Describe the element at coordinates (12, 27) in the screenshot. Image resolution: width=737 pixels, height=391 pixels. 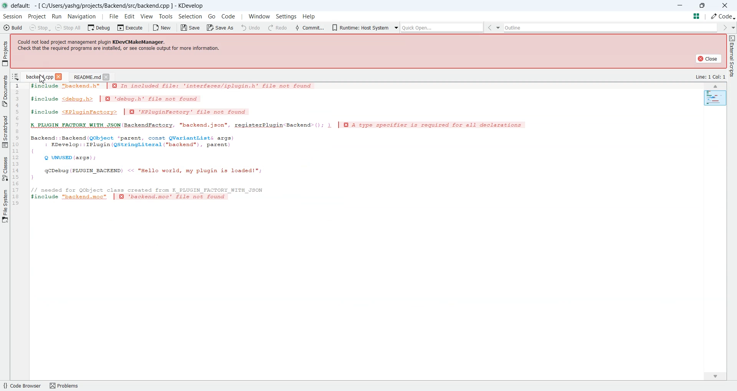
I see `Build` at that location.